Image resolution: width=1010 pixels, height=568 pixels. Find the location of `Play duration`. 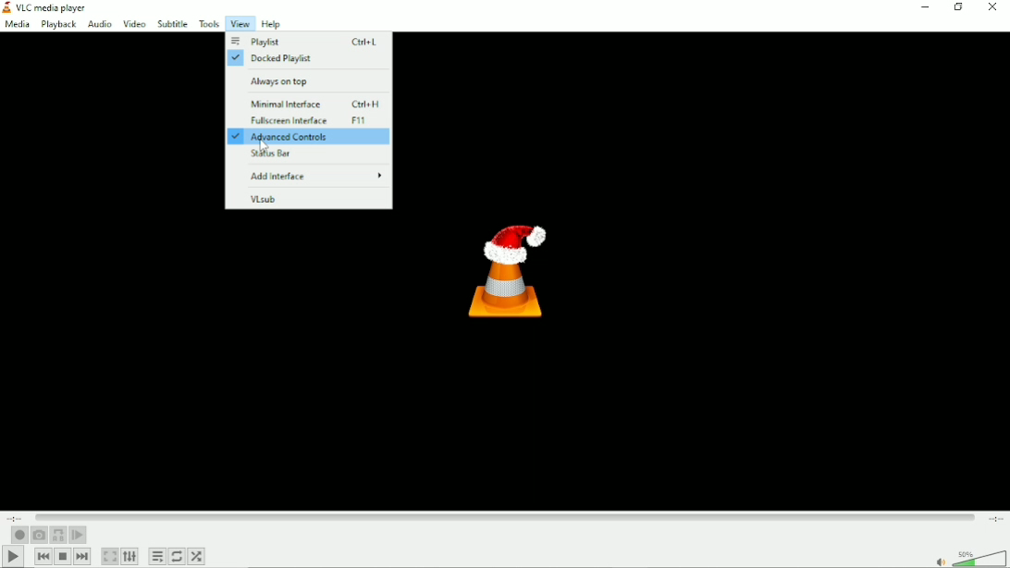

Play duration is located at coordinates (506, 514).